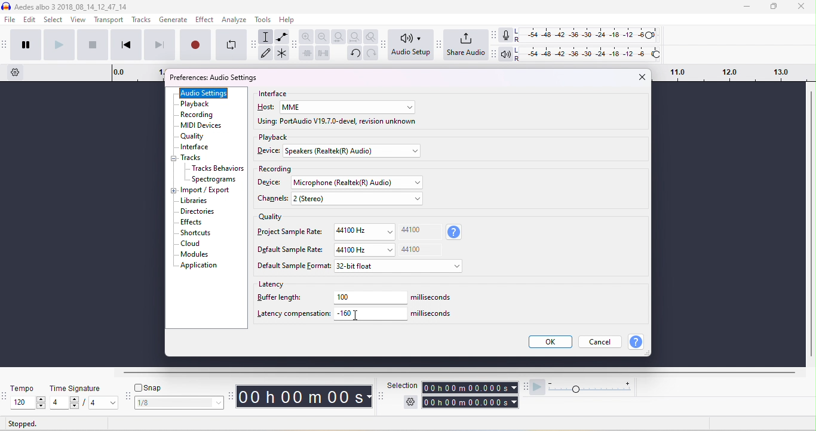 This screenshot has width=816, height=431. What do you see at coordinates (192, 222) in the screenshot?
I see `effects` at bounding box center [192, 222].